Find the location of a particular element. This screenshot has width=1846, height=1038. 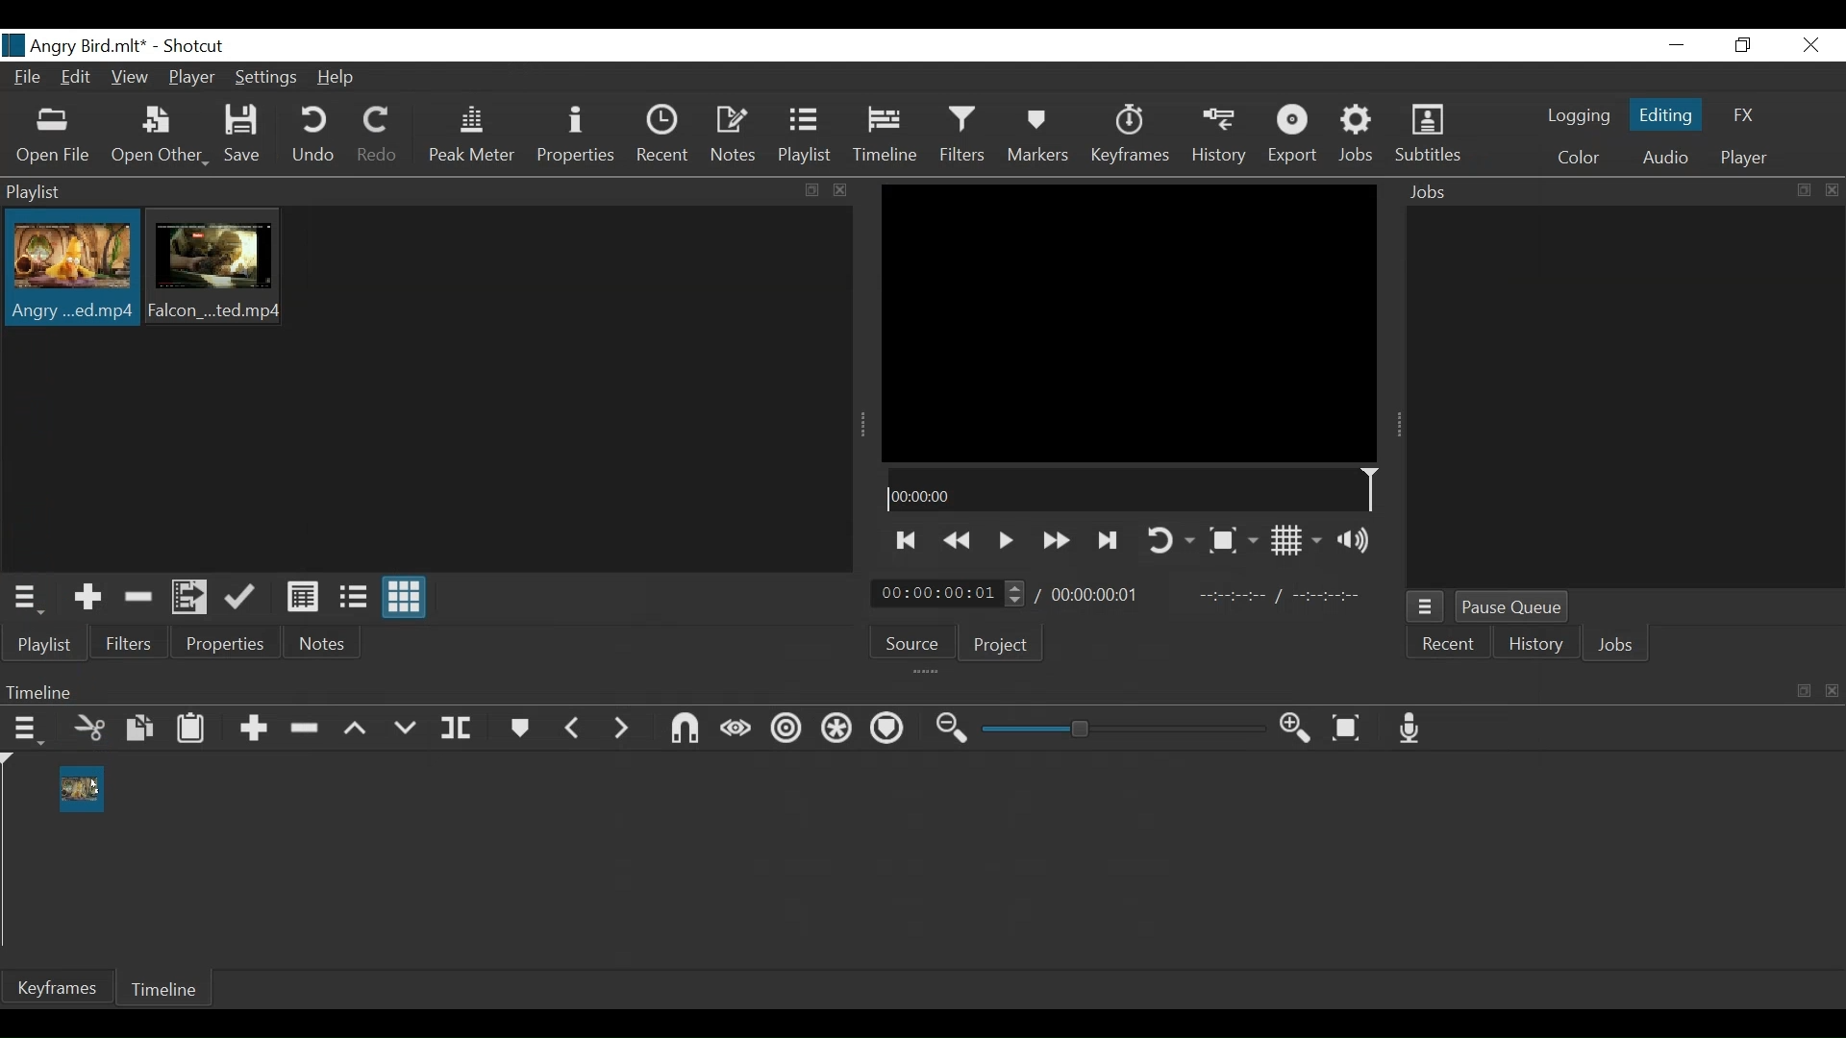

Markers is located at coordinates (1037, 135).